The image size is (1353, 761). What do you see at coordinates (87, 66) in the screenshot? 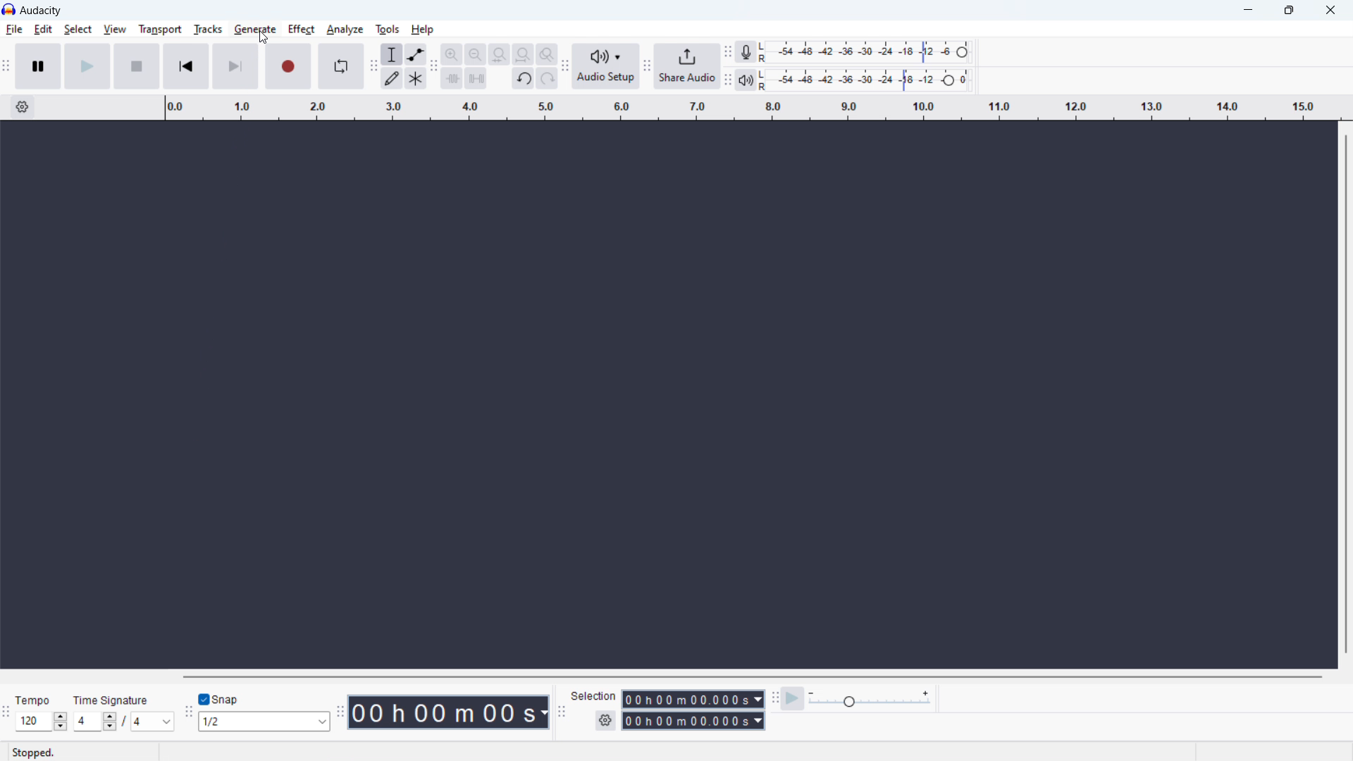
I see `play` at bounding box center [87, 66].